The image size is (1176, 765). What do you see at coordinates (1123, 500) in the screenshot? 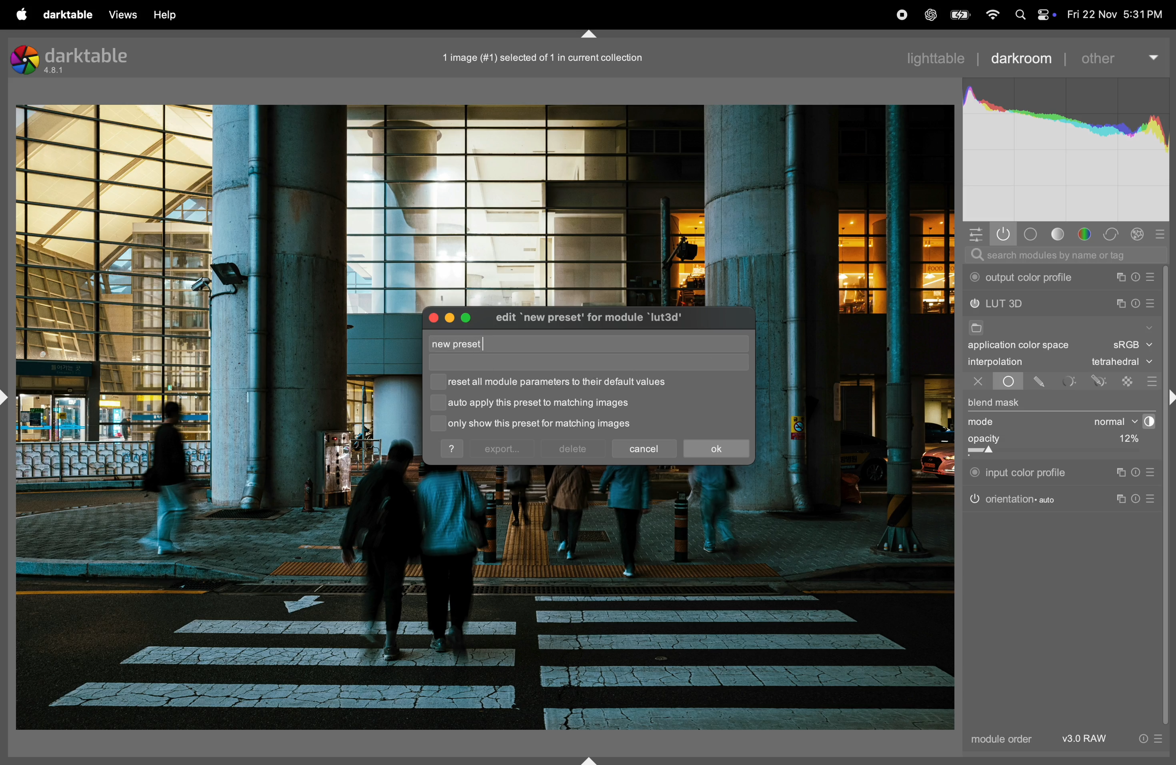
I see `instance` at bounding box center [1123, 500].